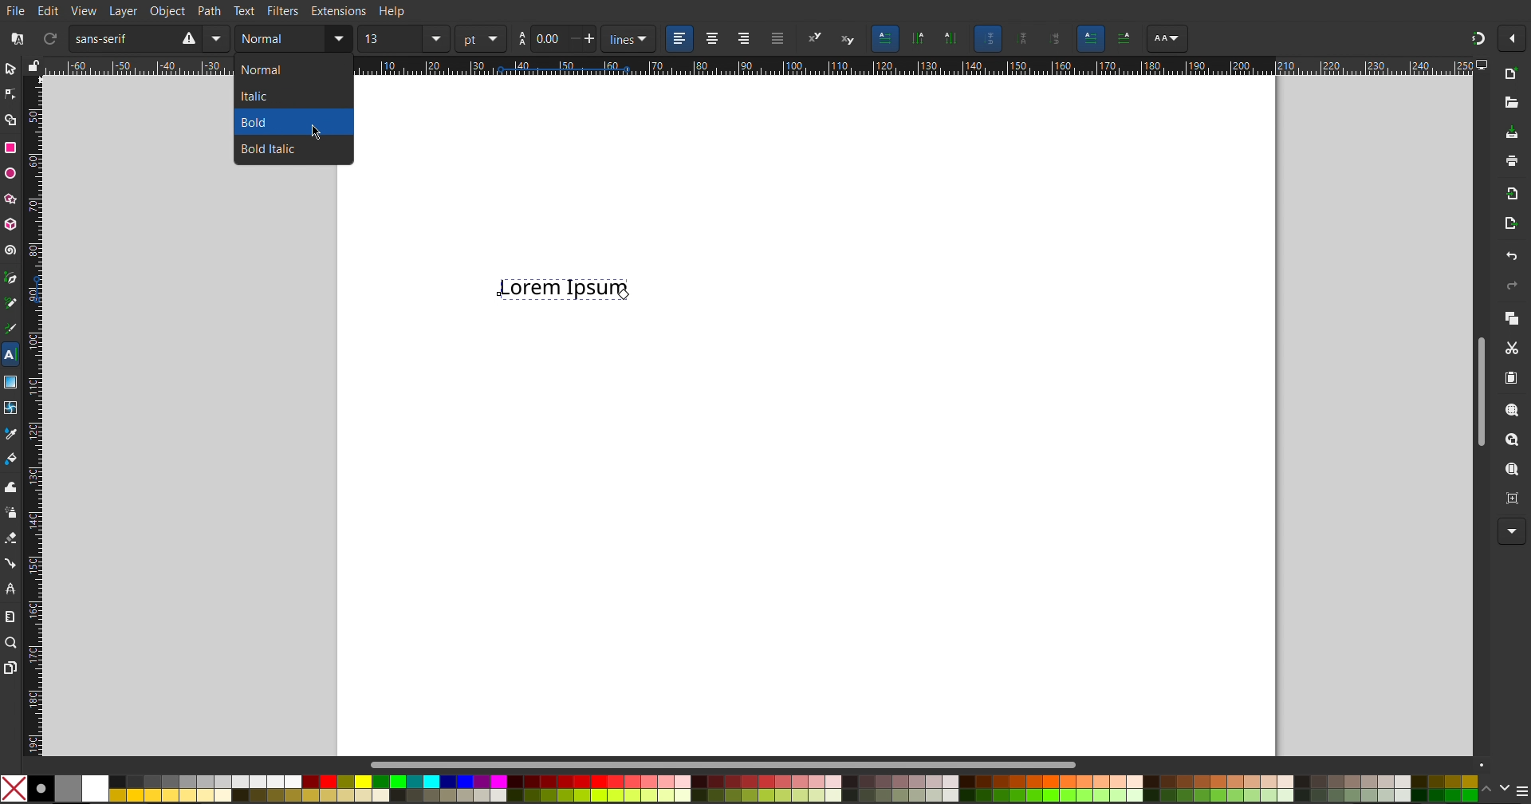 The height and width of the screenshot is (804, 1531). I want to click on Object, so click(167, 10).